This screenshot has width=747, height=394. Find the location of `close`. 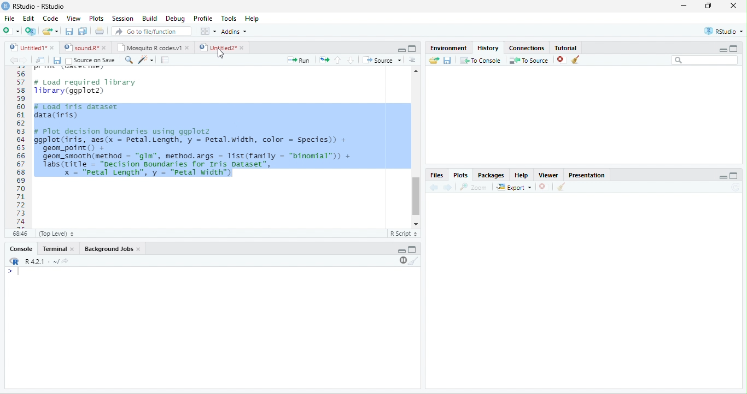

close is located at coordinates (188, 48).